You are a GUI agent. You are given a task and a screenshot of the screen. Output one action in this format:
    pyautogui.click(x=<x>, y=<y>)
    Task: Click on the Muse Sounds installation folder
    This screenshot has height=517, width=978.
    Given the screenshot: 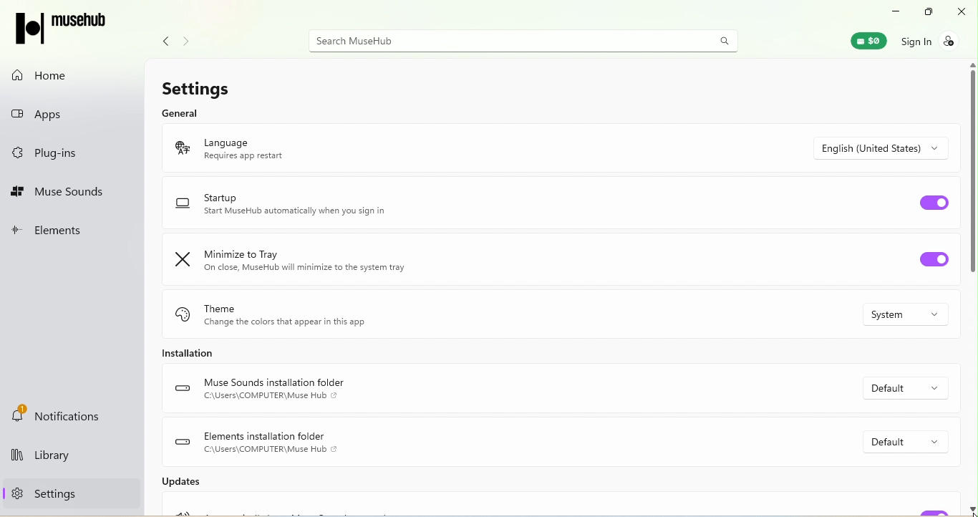 What is the action you would take?
    pyautogui.click(x=273, y=383)
    